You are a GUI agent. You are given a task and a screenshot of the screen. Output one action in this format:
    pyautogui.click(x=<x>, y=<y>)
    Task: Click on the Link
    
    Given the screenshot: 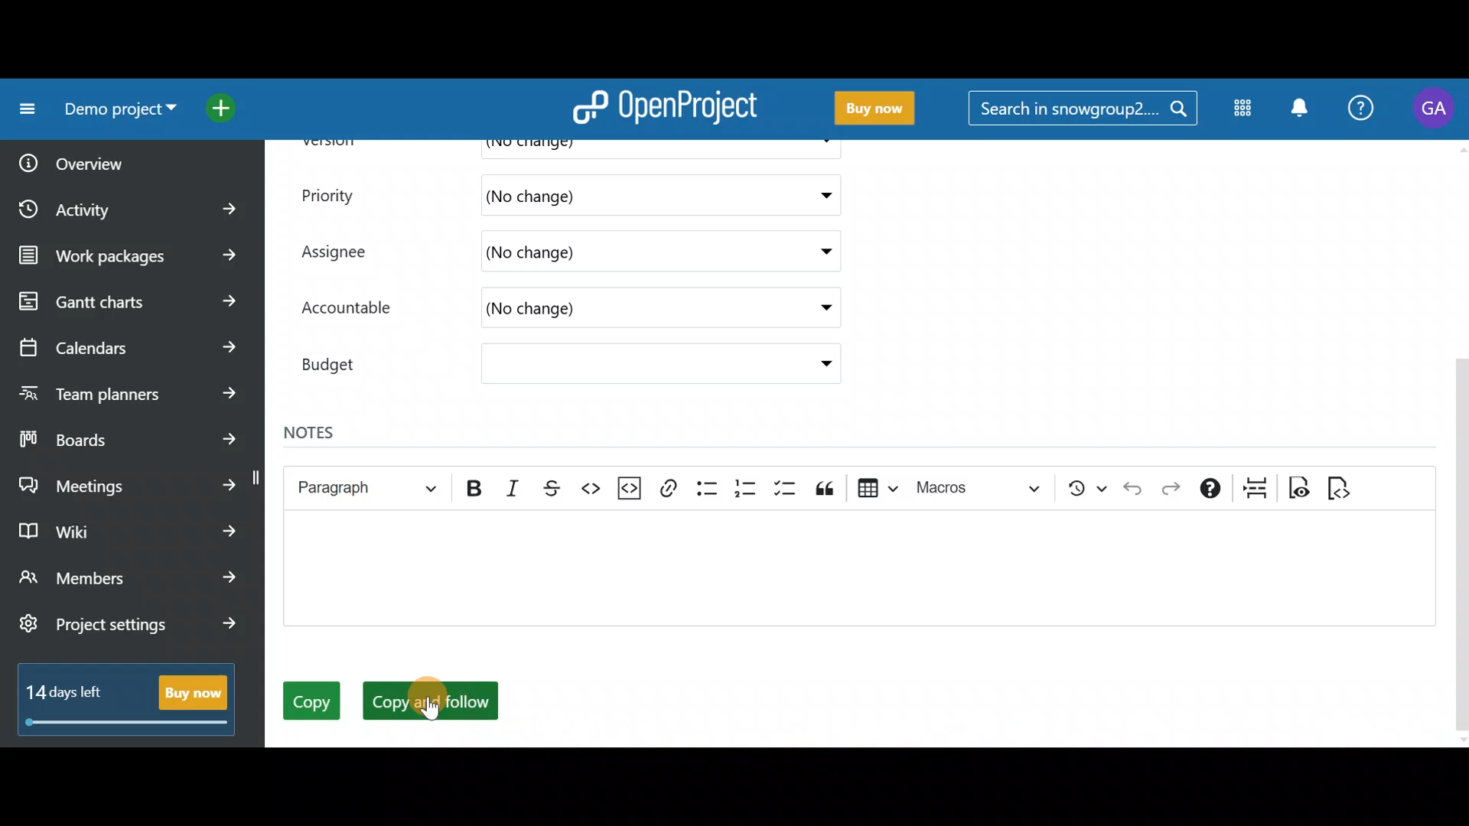 What is the action you would take?
    pyautogui.click(x=666, y=484)
    